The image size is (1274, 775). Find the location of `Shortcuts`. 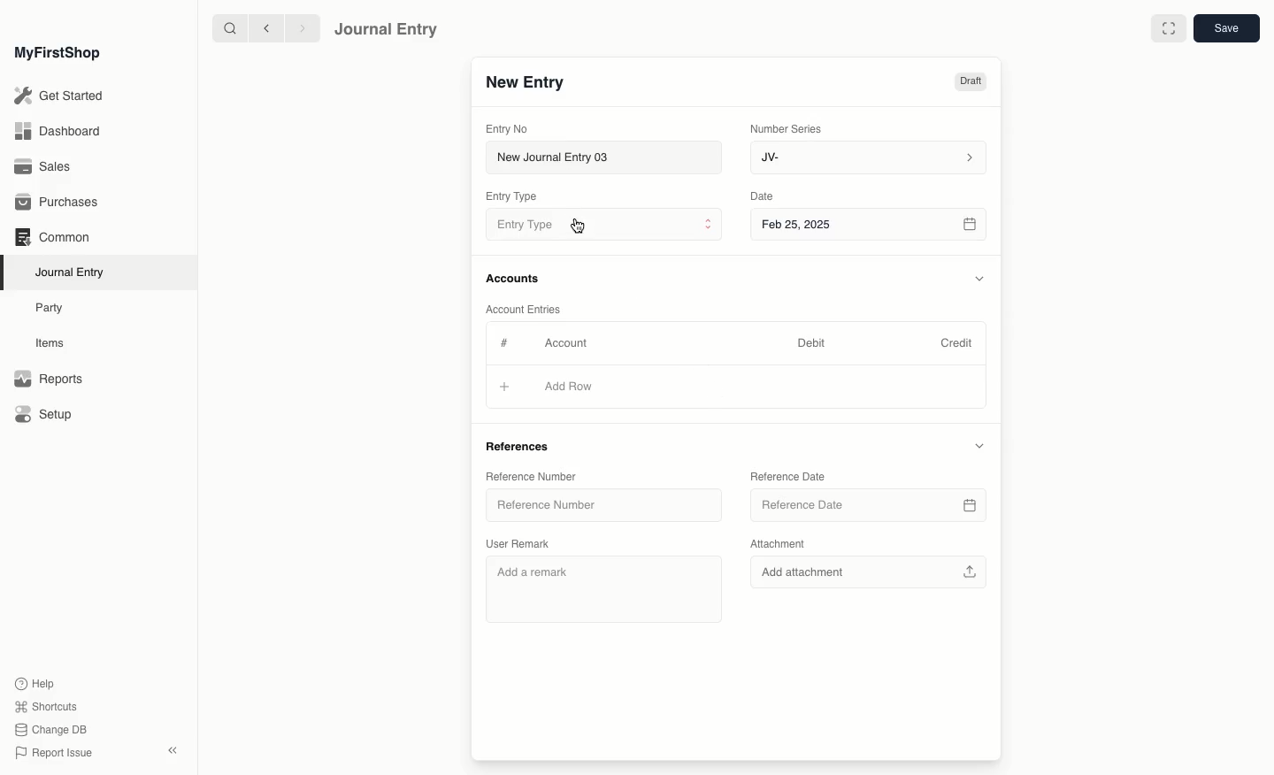

Shortcuts is located at coordinates (43, 705).